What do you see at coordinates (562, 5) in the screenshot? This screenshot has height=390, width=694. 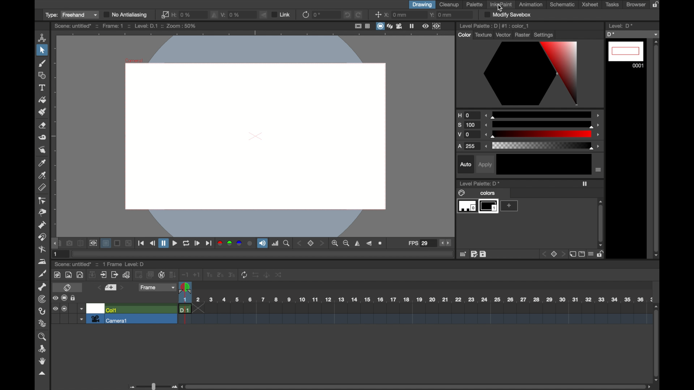 I see `schematic` at bounding box center [562, 5].